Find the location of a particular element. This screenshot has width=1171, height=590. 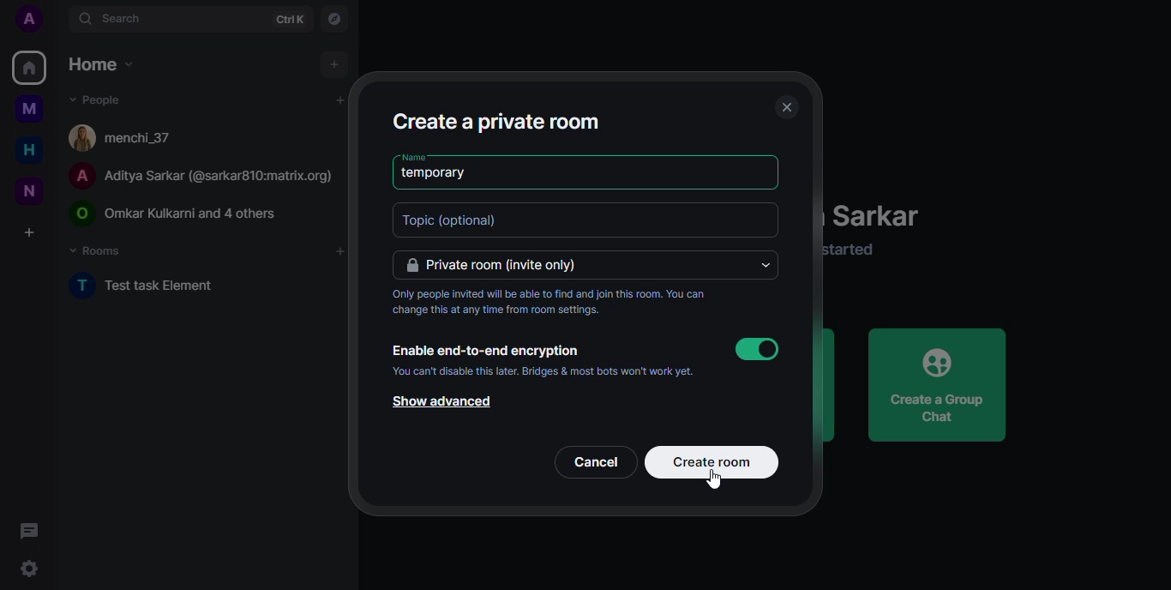

new is located at coordinates (27, 190).